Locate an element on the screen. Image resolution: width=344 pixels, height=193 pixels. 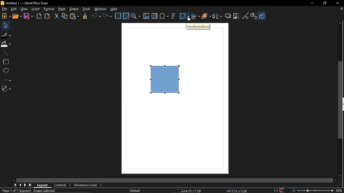
Save is located at coordinates (281, 190).